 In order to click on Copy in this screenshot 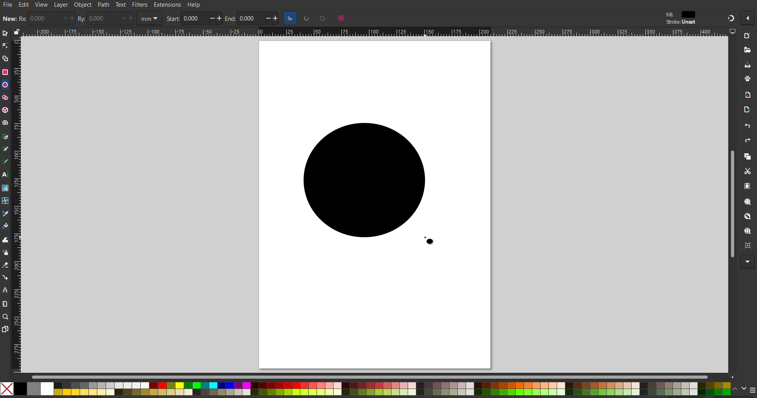, I will do `click(748, 157)`.